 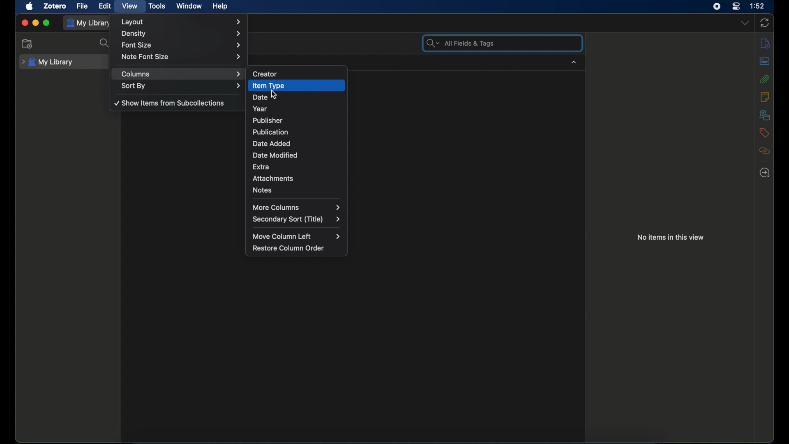 What do you see at coordinates (221, 7) in the screenshot?
I see `help` at bounding box center [221, 7].